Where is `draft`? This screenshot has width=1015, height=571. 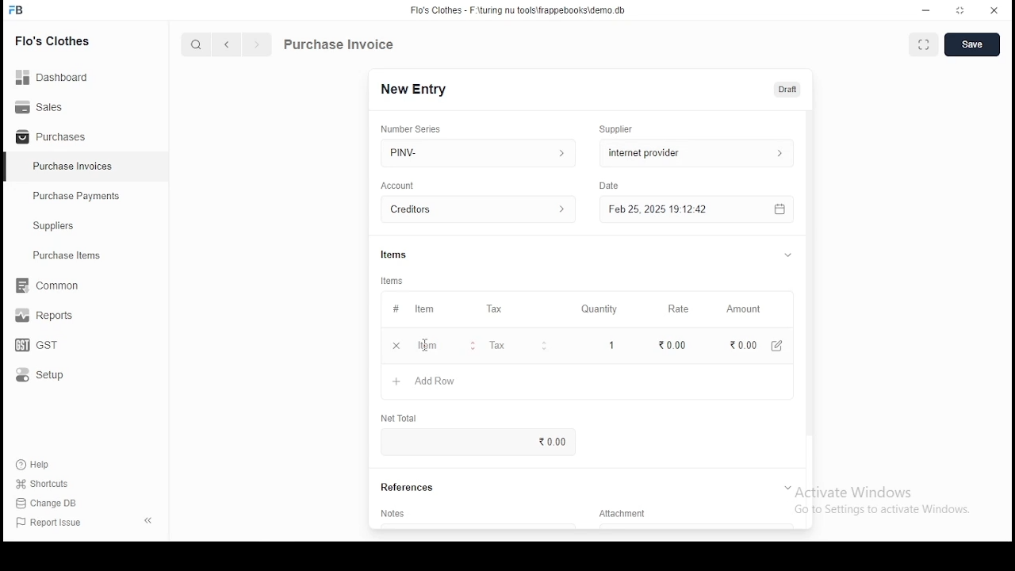 draft is located at coordinates (787, 89).